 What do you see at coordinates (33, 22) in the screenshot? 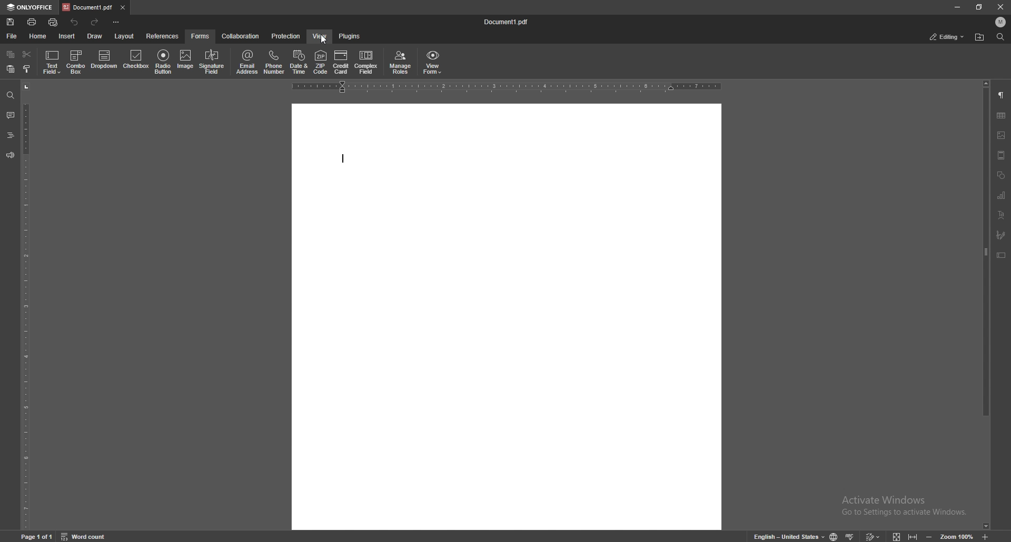
I see `print` at bounding box center [33, 22].